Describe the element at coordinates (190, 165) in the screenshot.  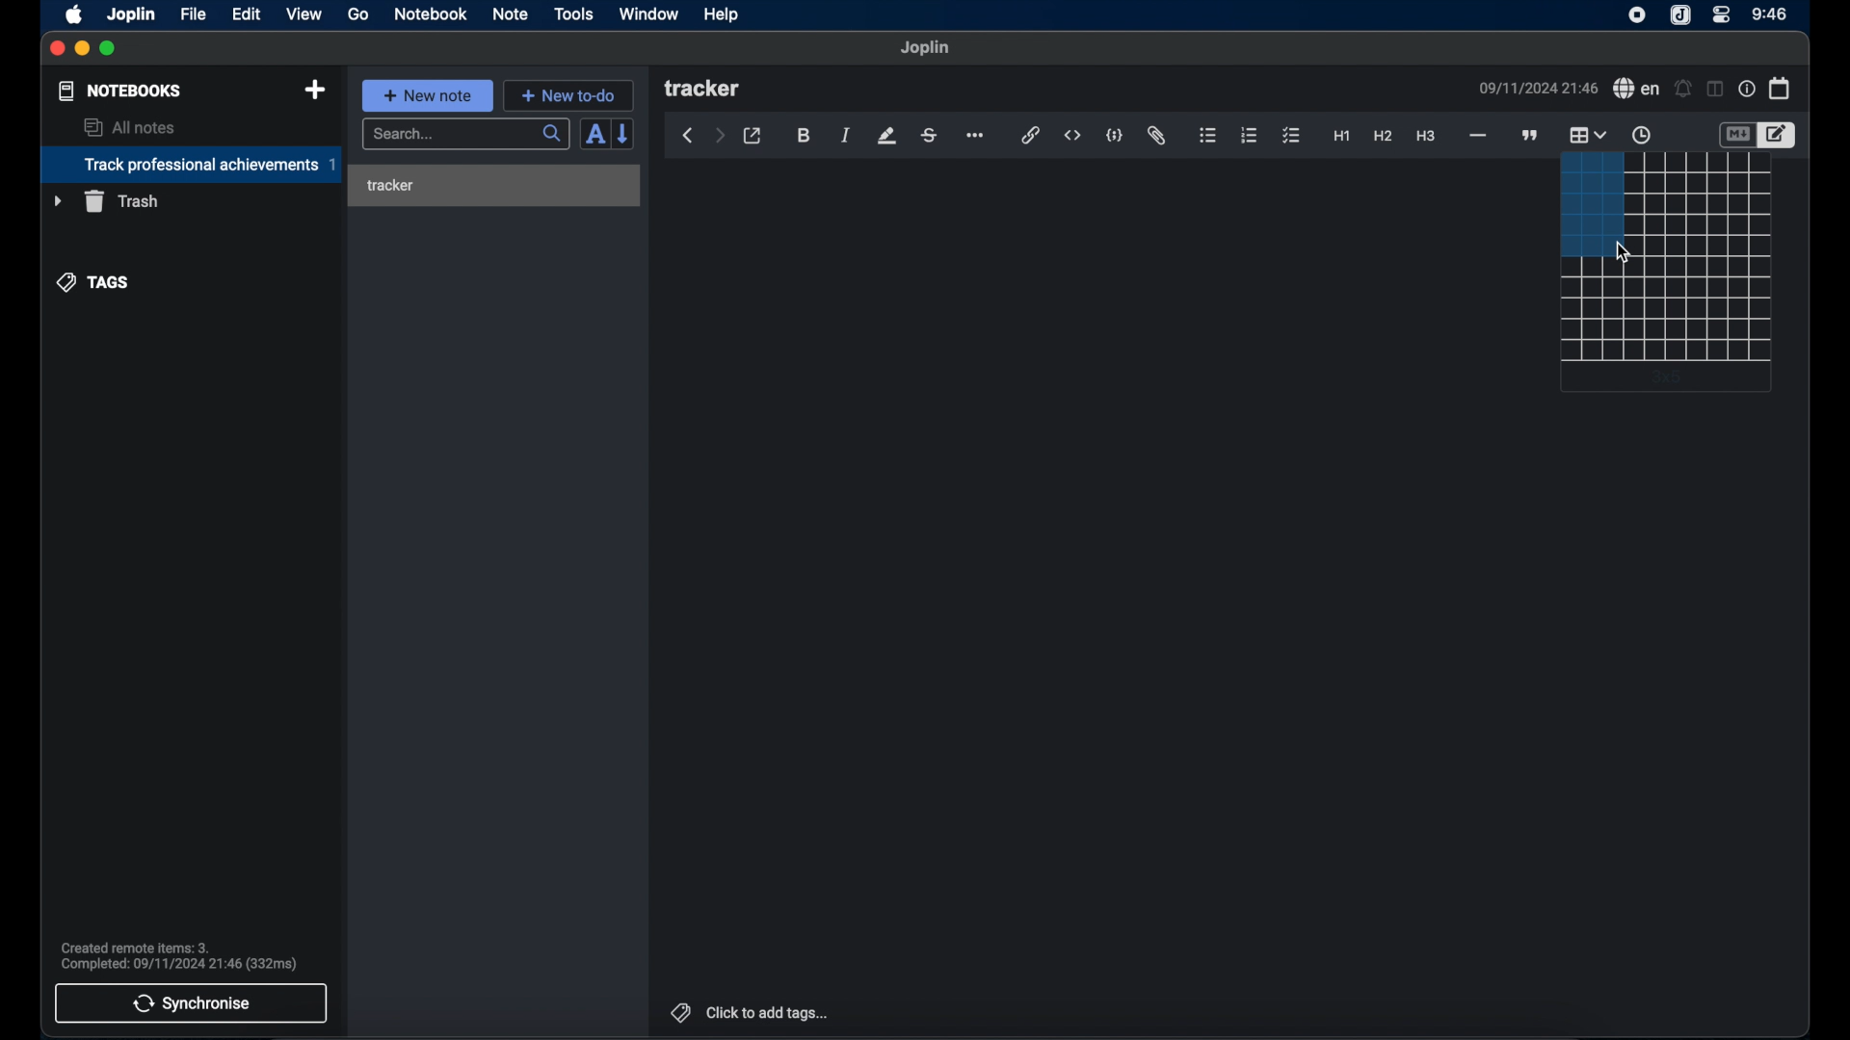
I see `track professional achievements` at that location.